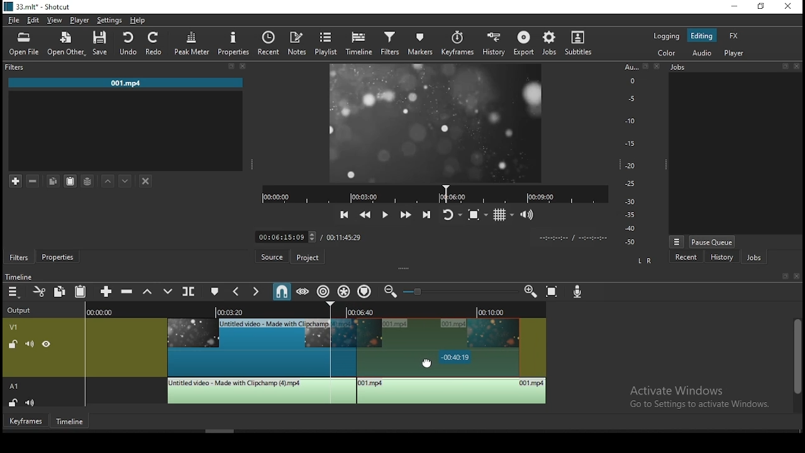 This screenshot has width=805, height=453. What do you see at coordinates (21, 274) in the screenshot?
I see `timeline` at bounding box center [21, 274].